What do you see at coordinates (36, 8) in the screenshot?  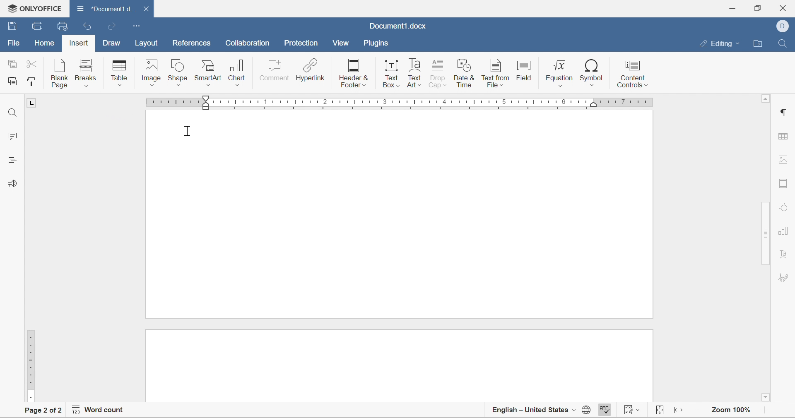 I see `Onlyoffice` at bounding box center [36, 8].